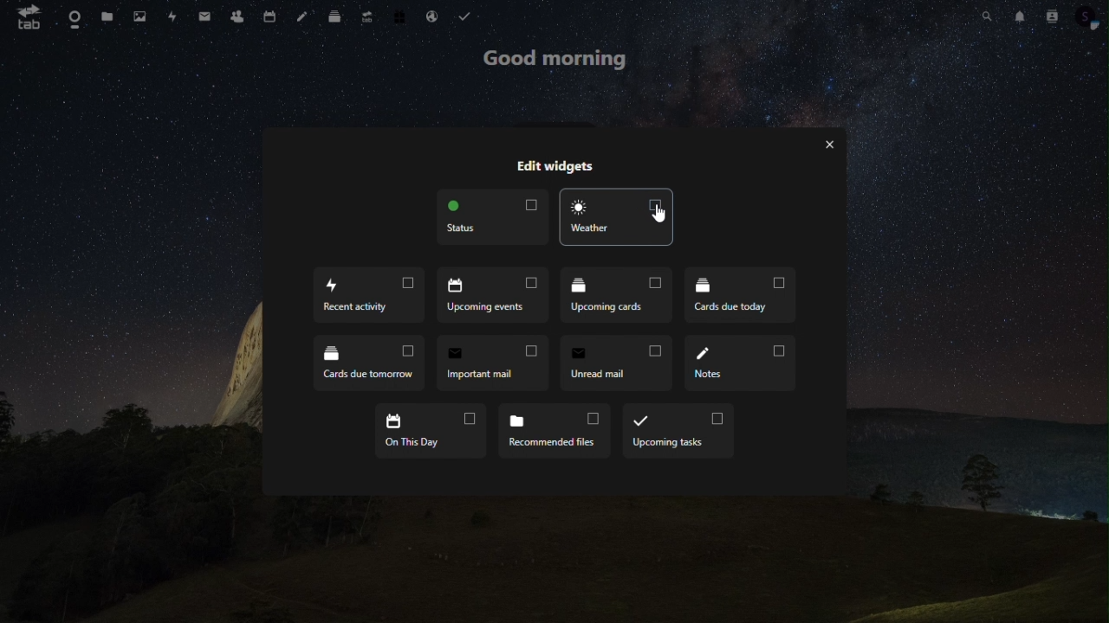 The height and width of the screenshot is (623, 1109). What do you see at coordinates (206, 17) in the screenshot?
I see `message` at bounding box center [206, 17].